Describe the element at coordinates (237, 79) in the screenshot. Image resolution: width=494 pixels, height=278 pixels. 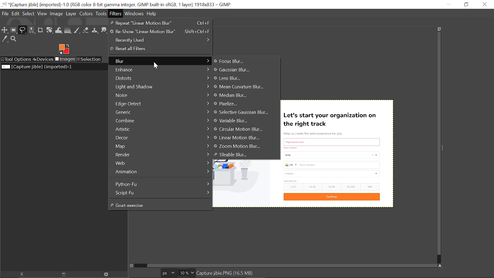
I see `Lens blur` at that location.